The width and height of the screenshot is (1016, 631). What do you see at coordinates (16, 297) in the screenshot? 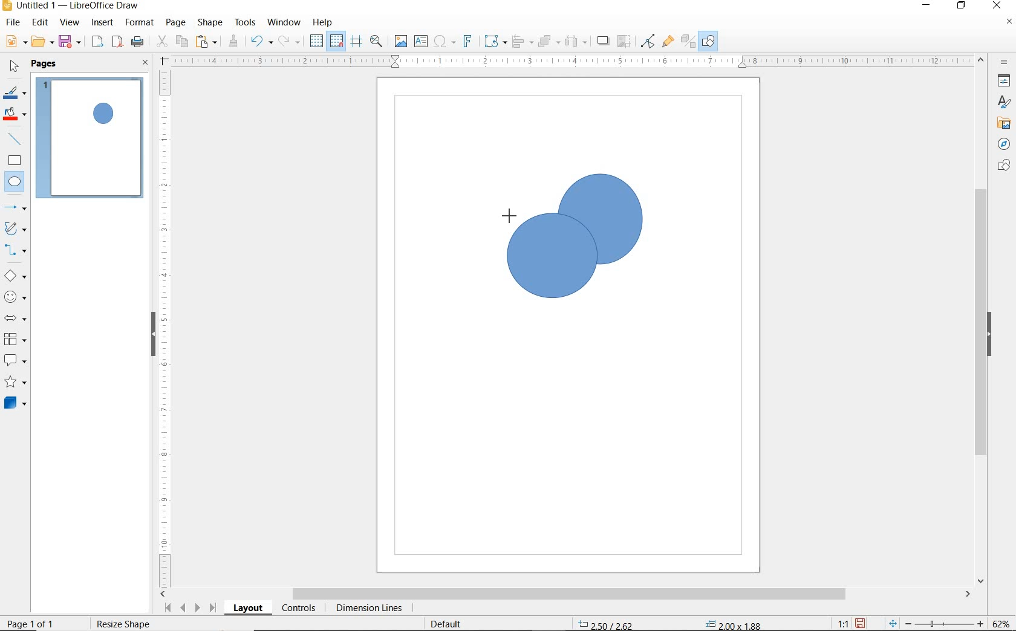
I see `SYMBOL SHAPES` at bounding box center [16, 297].